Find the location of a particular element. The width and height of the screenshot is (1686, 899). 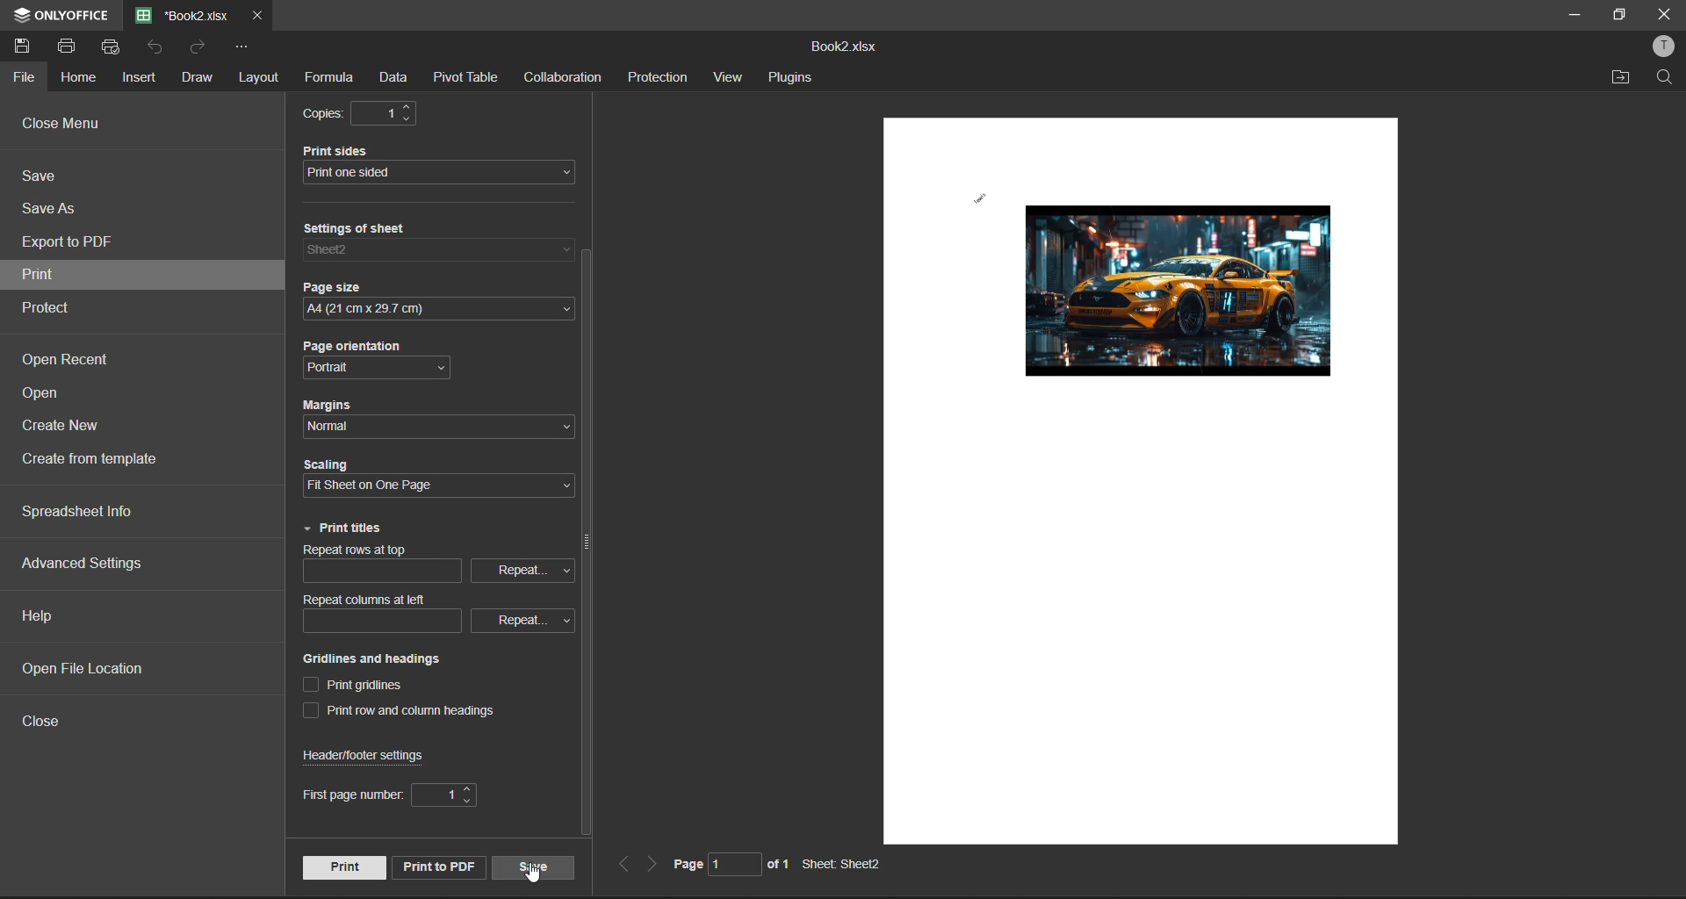

print titles is located at coordinates (345, 529).